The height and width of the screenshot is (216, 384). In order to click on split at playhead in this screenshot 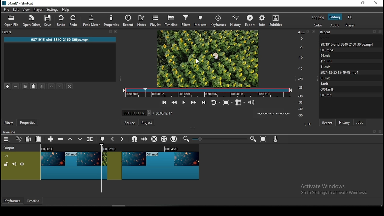, I will do `click(90, 139)`.